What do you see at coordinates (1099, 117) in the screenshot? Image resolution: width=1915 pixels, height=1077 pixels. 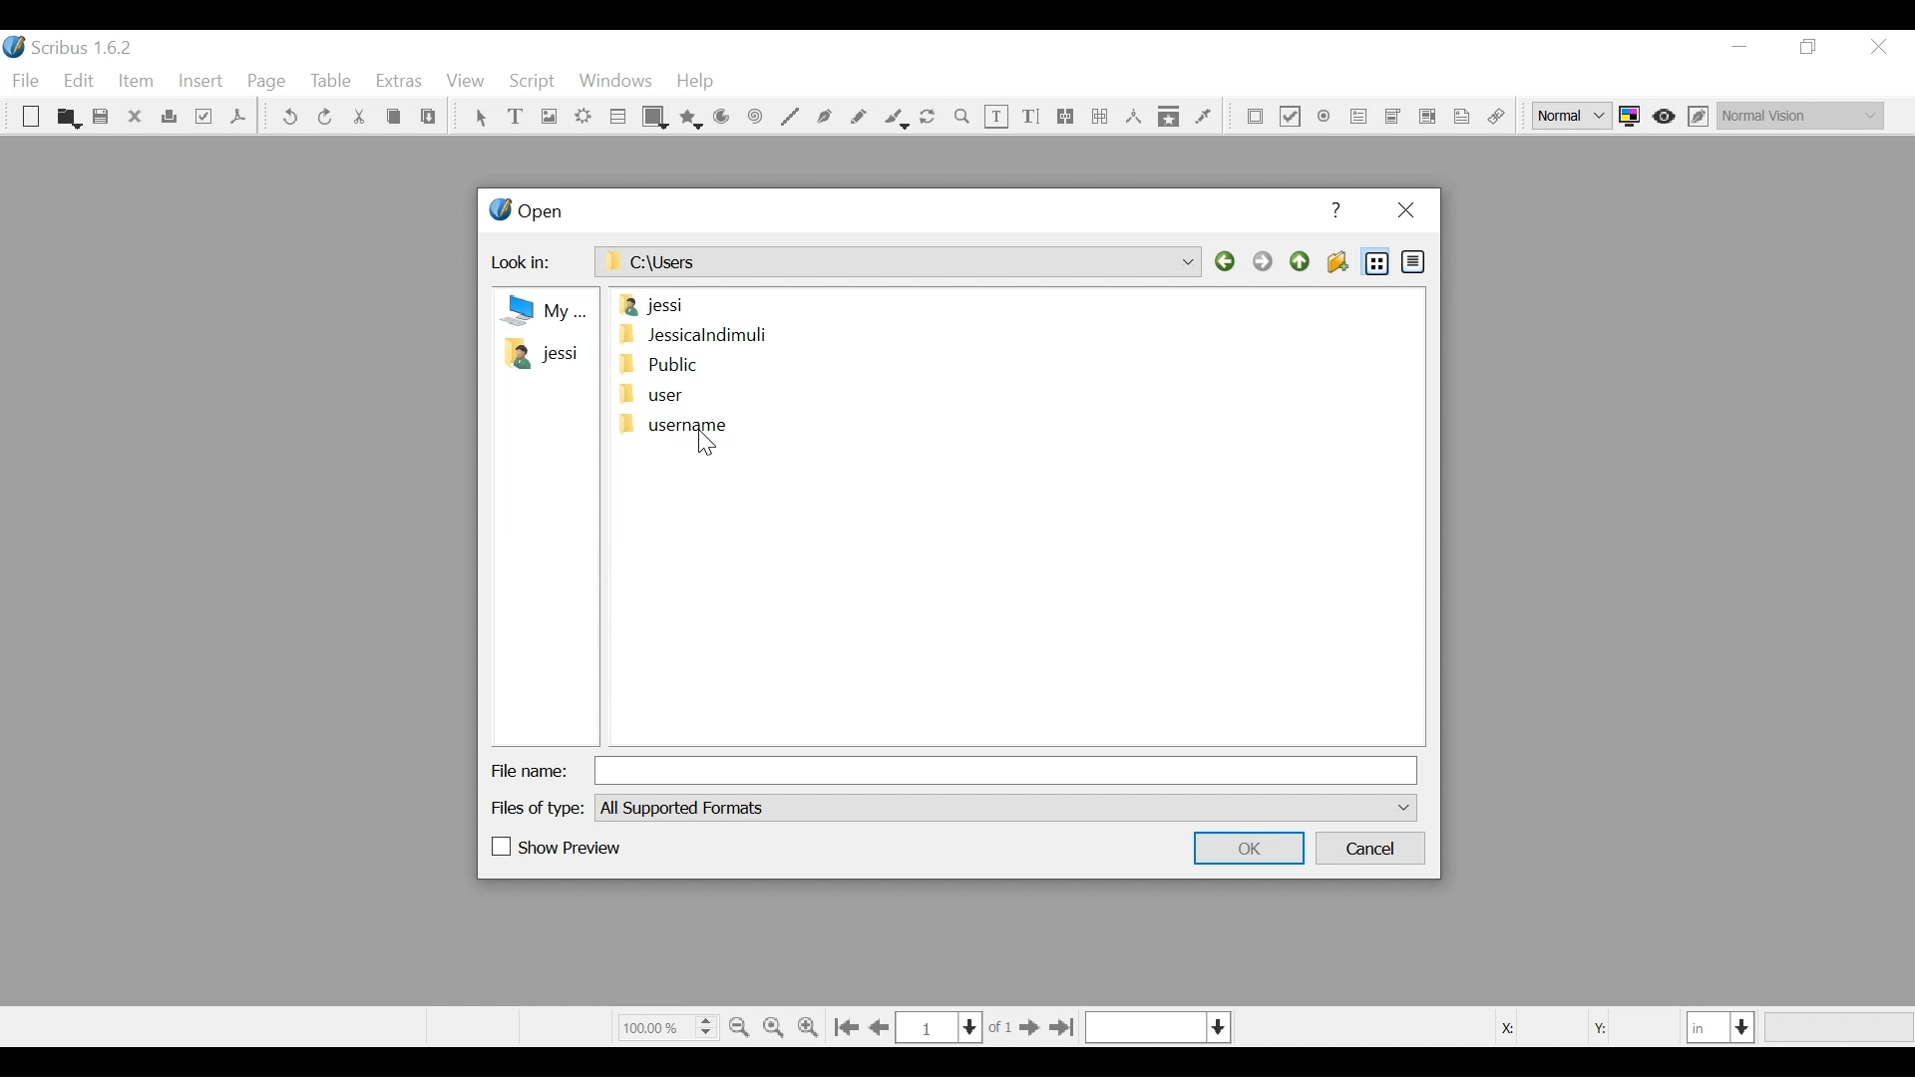 I see `Unlink Text frame` at bounding box center [1099, 117].